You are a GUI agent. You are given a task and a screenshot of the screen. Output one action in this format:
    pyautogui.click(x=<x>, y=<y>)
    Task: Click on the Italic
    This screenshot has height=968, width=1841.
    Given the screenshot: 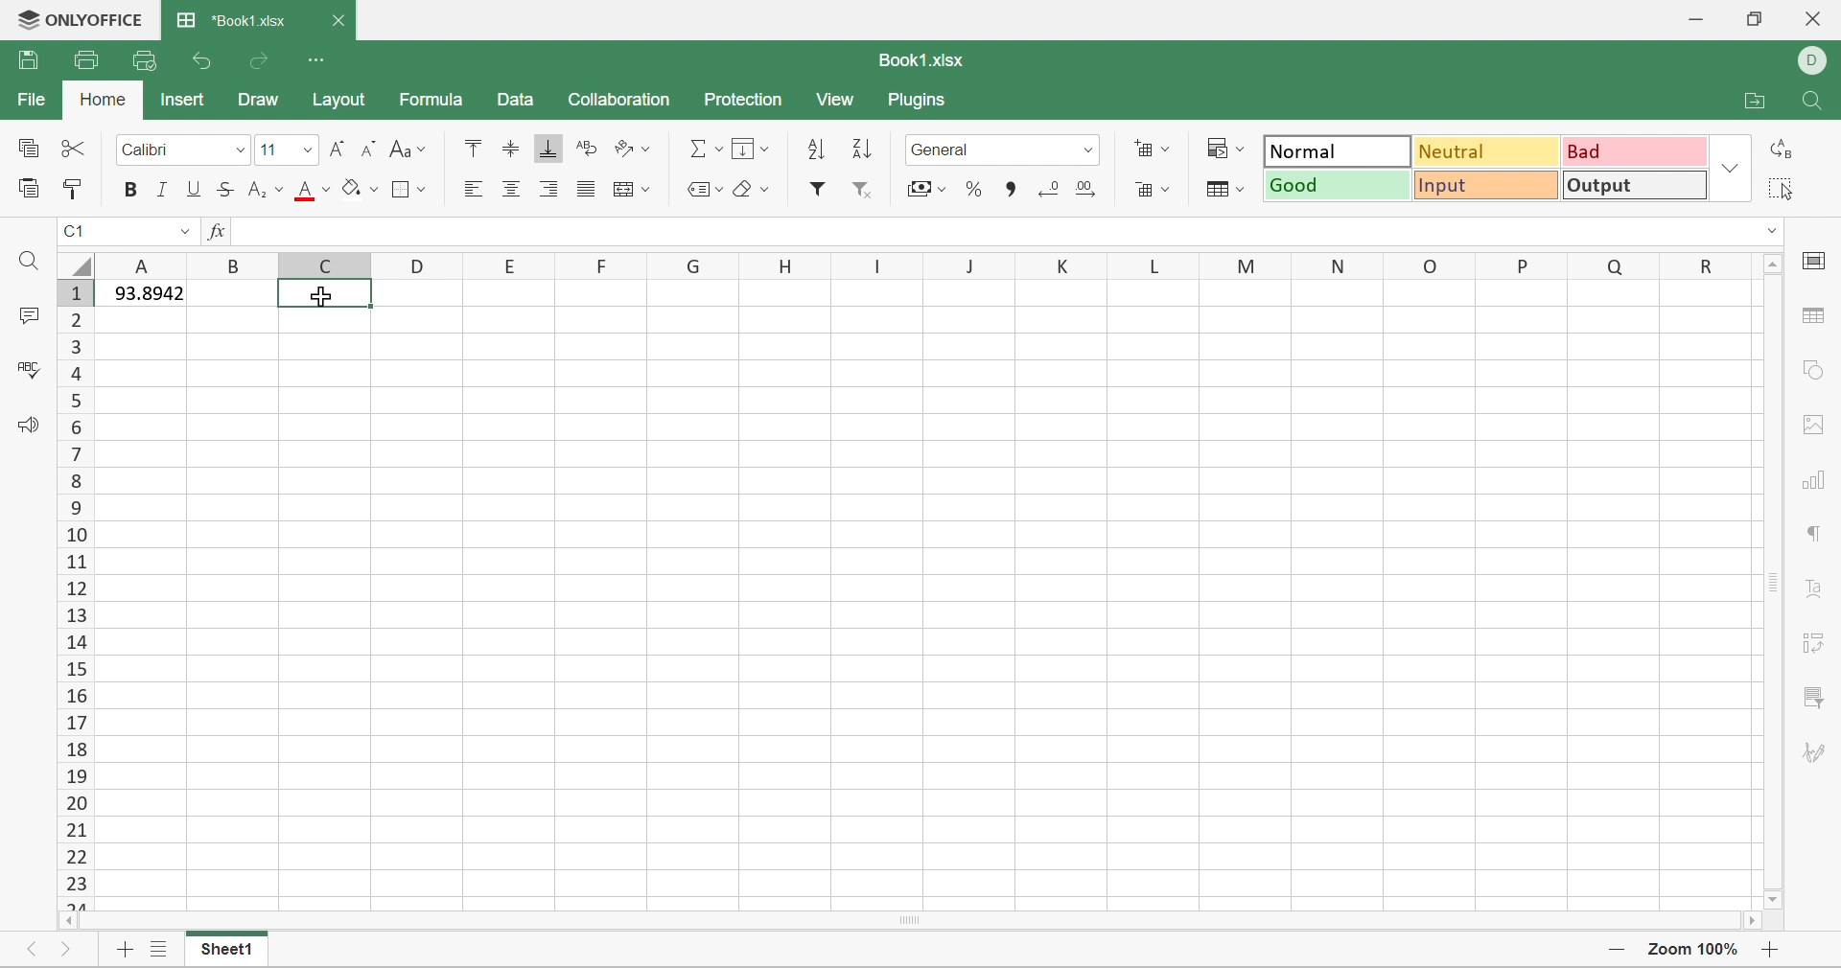 What is the action you would take?
    pyautogui.click(x=162, y=188)
    